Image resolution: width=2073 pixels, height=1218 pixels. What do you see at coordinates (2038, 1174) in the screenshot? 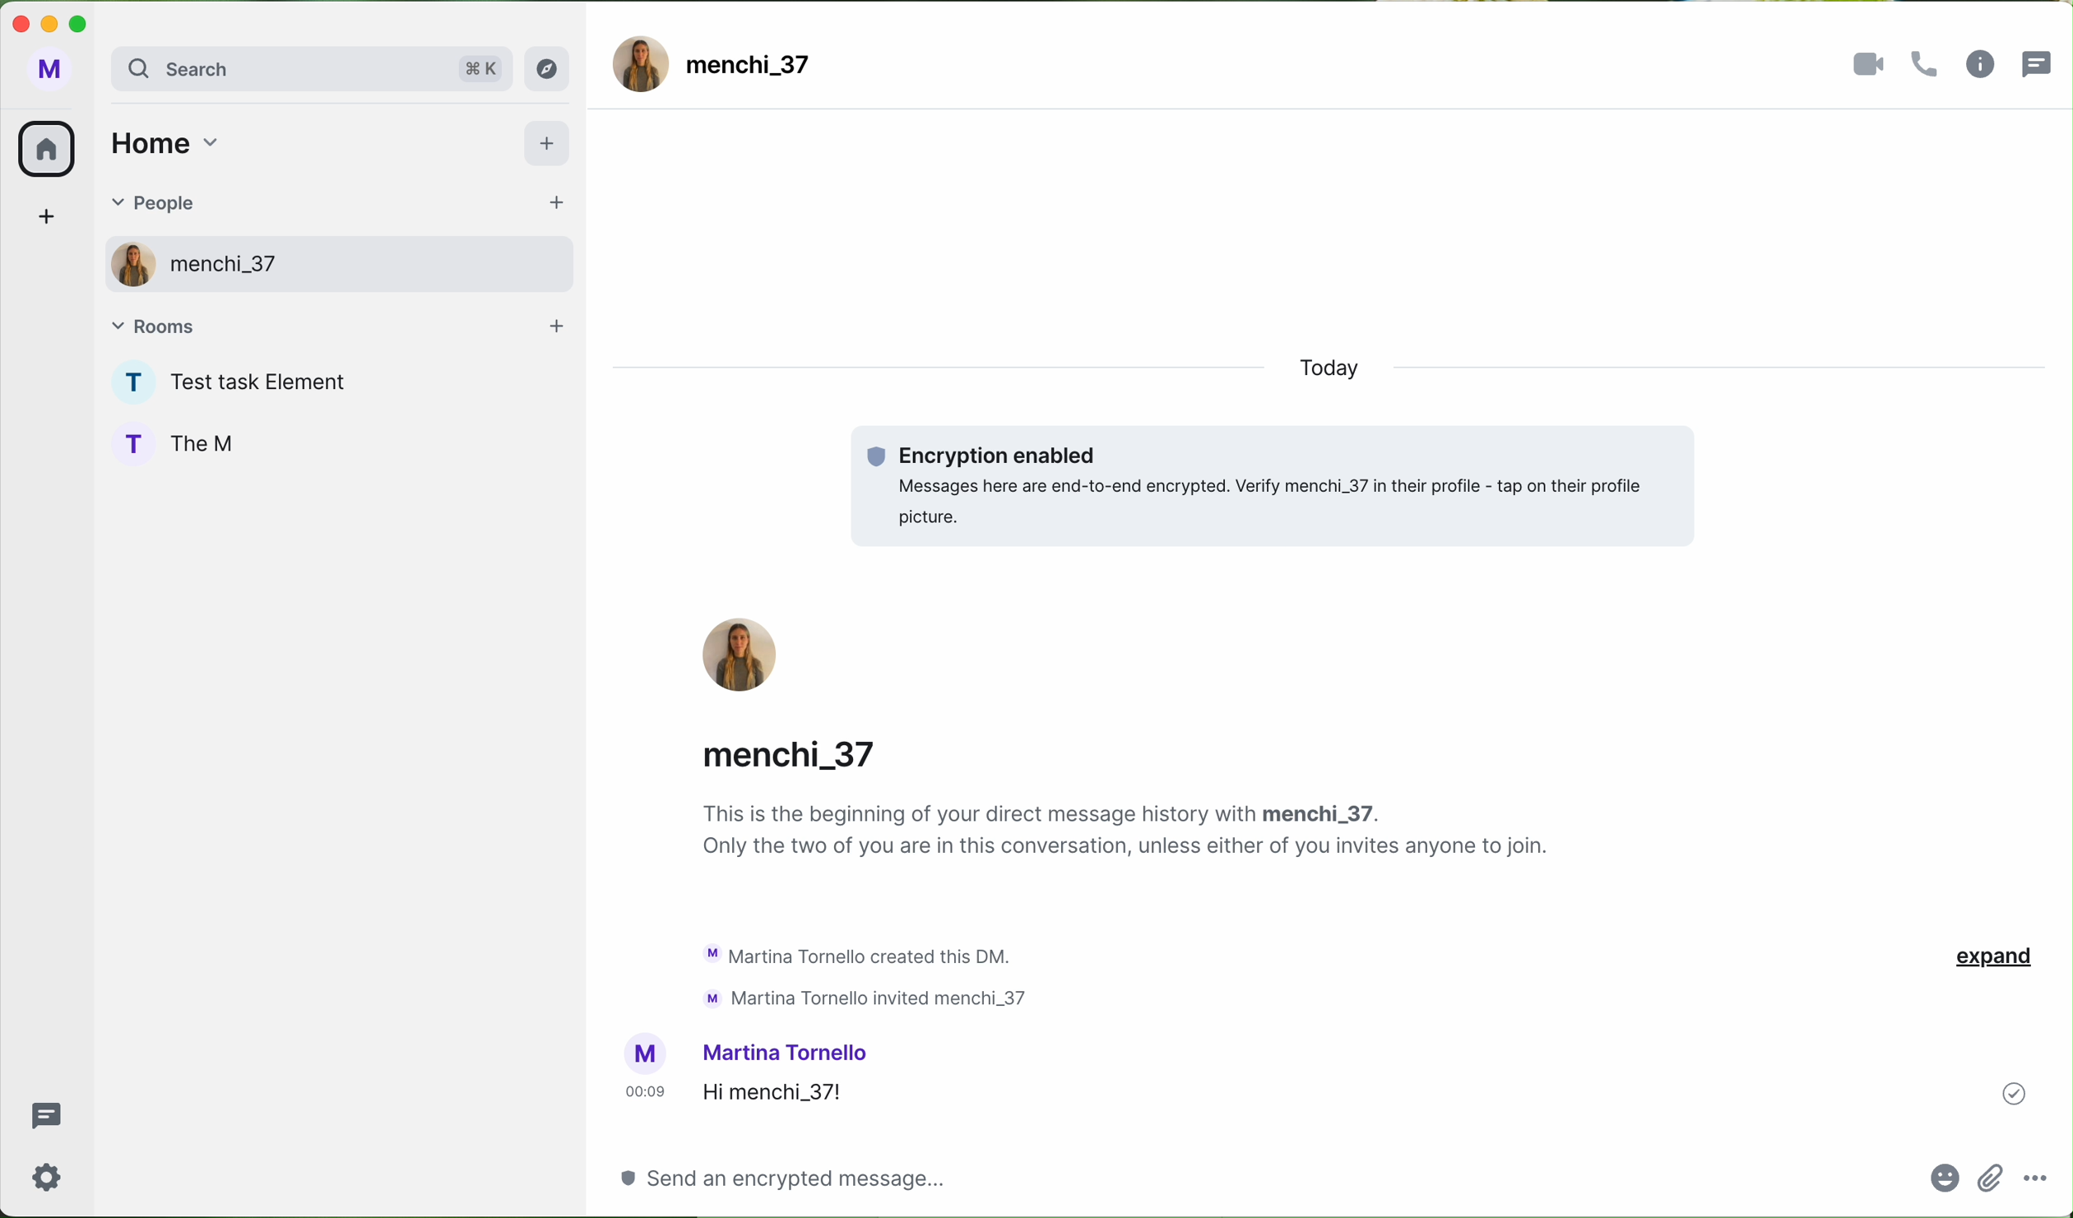
I see `more options` at bounding box center [2038, 1174].